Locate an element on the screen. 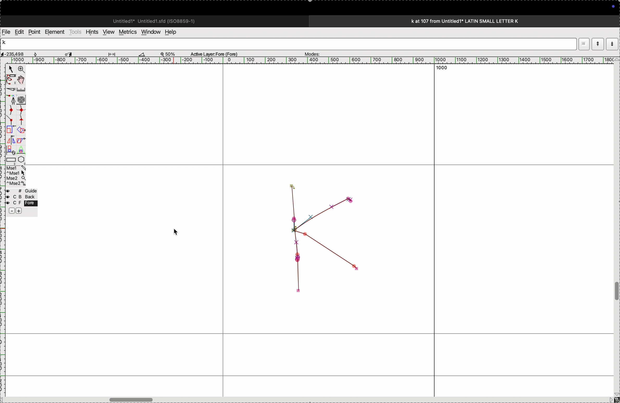 This screenshot has width=620, height=403. glyph K is located at coordinates (329, 238).